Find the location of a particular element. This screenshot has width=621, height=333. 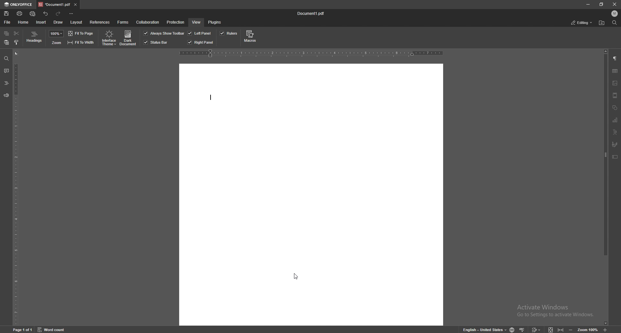

plugins is located at coordinates (215, 22).